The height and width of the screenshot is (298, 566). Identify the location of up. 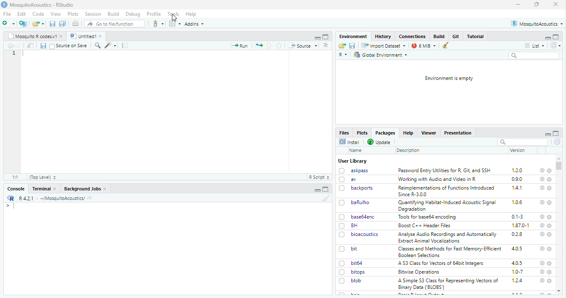
(270, 46).